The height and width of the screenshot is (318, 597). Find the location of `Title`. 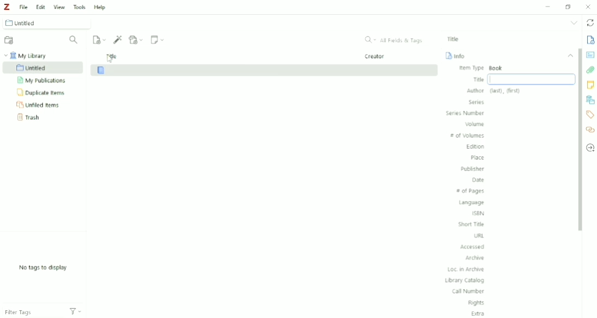

Title is located at coordinates (455, 39).